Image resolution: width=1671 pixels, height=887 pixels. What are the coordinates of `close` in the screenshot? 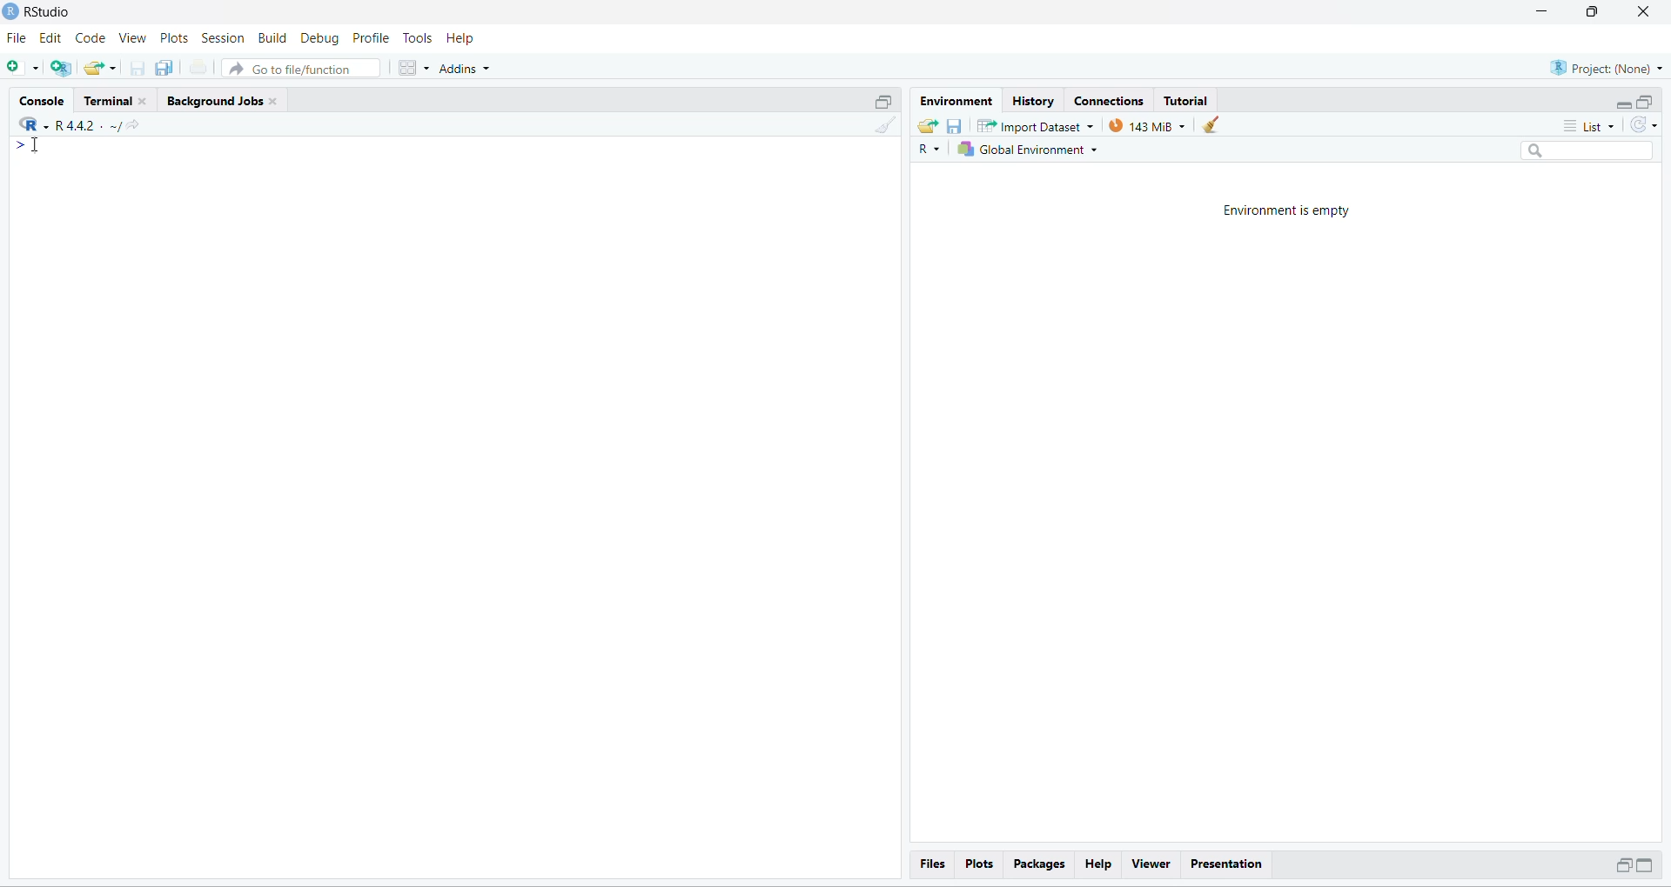 It's located at (144, 102).